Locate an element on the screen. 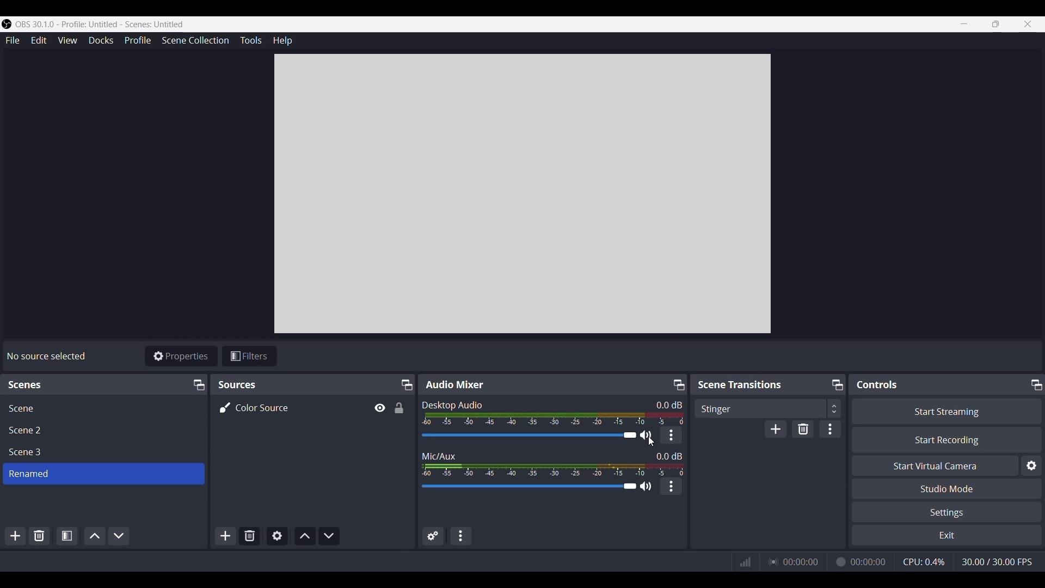 This screenshot has width=1045, height=588. Desktop Audio is located at coordinates (453, 404).